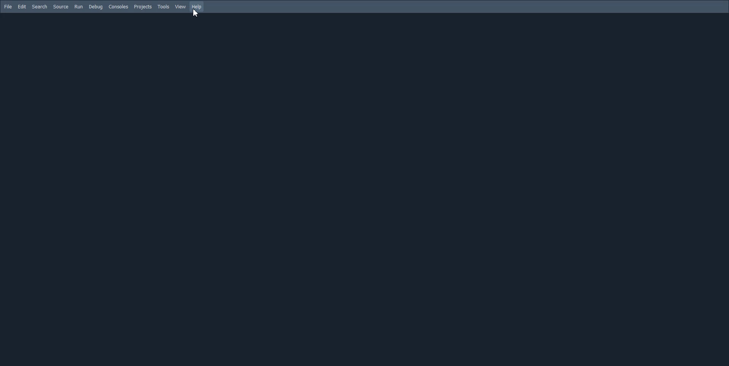  Describe the element at coordinates (96, 7) in the screenshot. I see `Debug` at that location.